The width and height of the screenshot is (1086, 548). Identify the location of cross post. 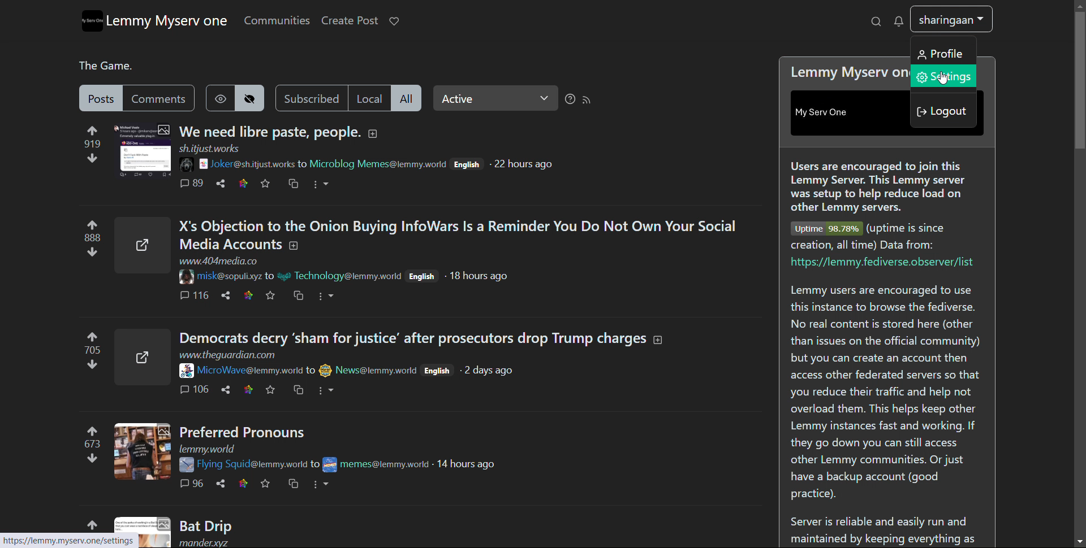
(296, 484).